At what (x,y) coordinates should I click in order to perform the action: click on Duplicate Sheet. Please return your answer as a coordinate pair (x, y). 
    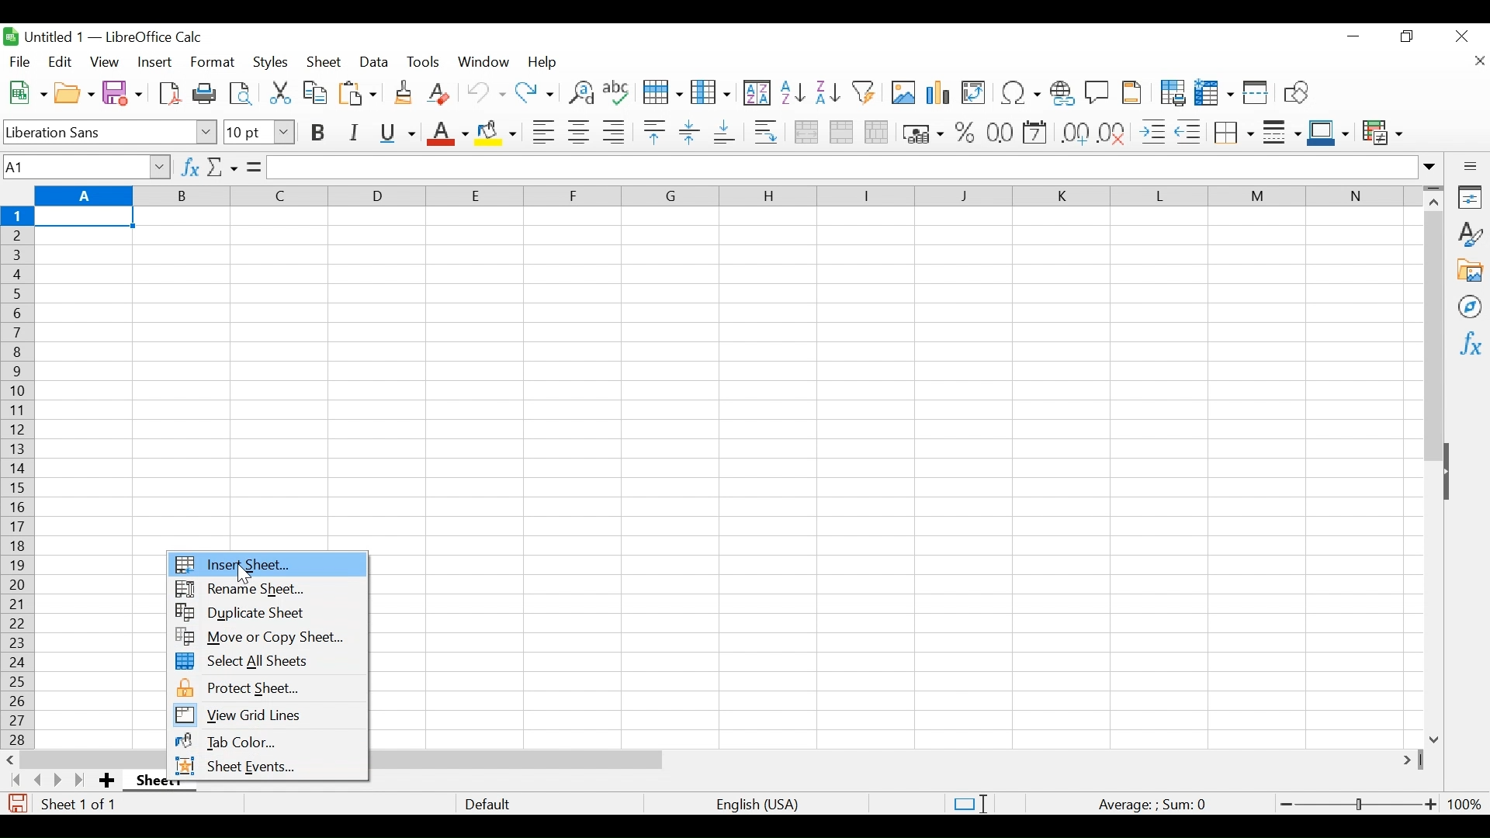
    Looking at the image, I should click on (268, 615).